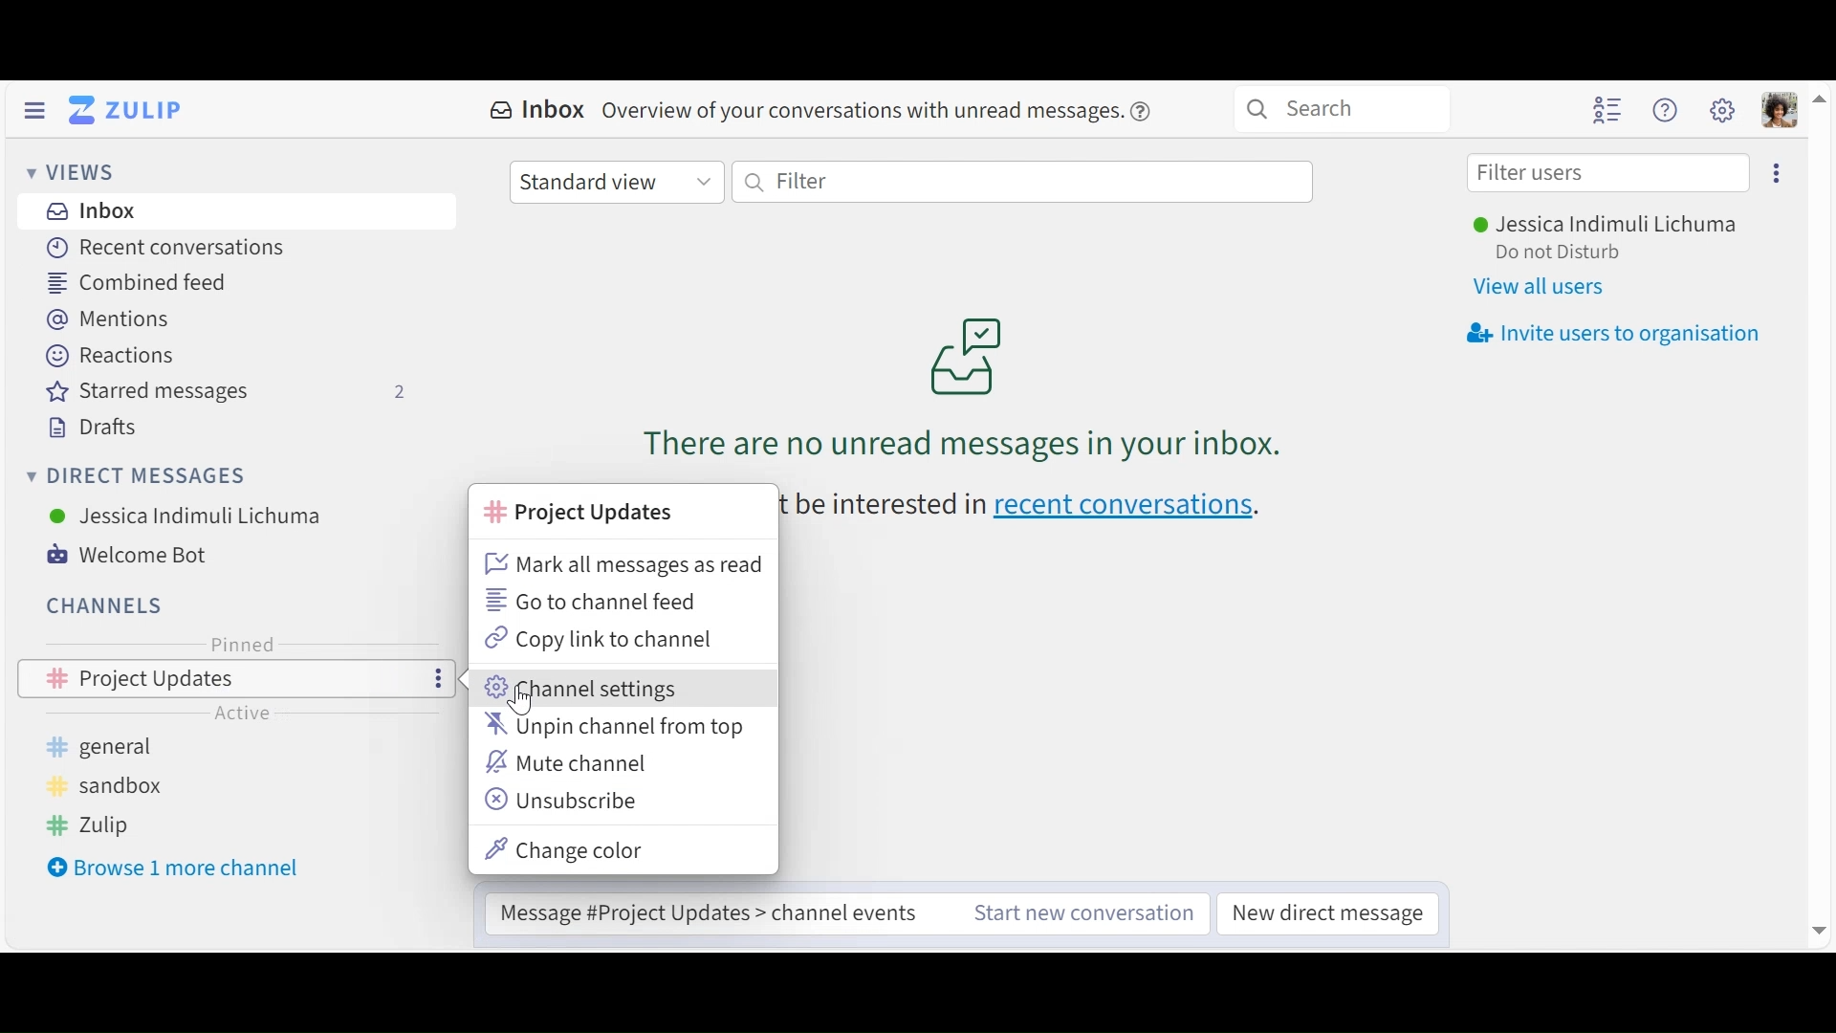 Image resolution: width=1836 pixels, height=1033 pixels. What do you see at coordinates (1665, 111) in the screenshot?
I see `Help menu` at bounding box center [1665, 111].